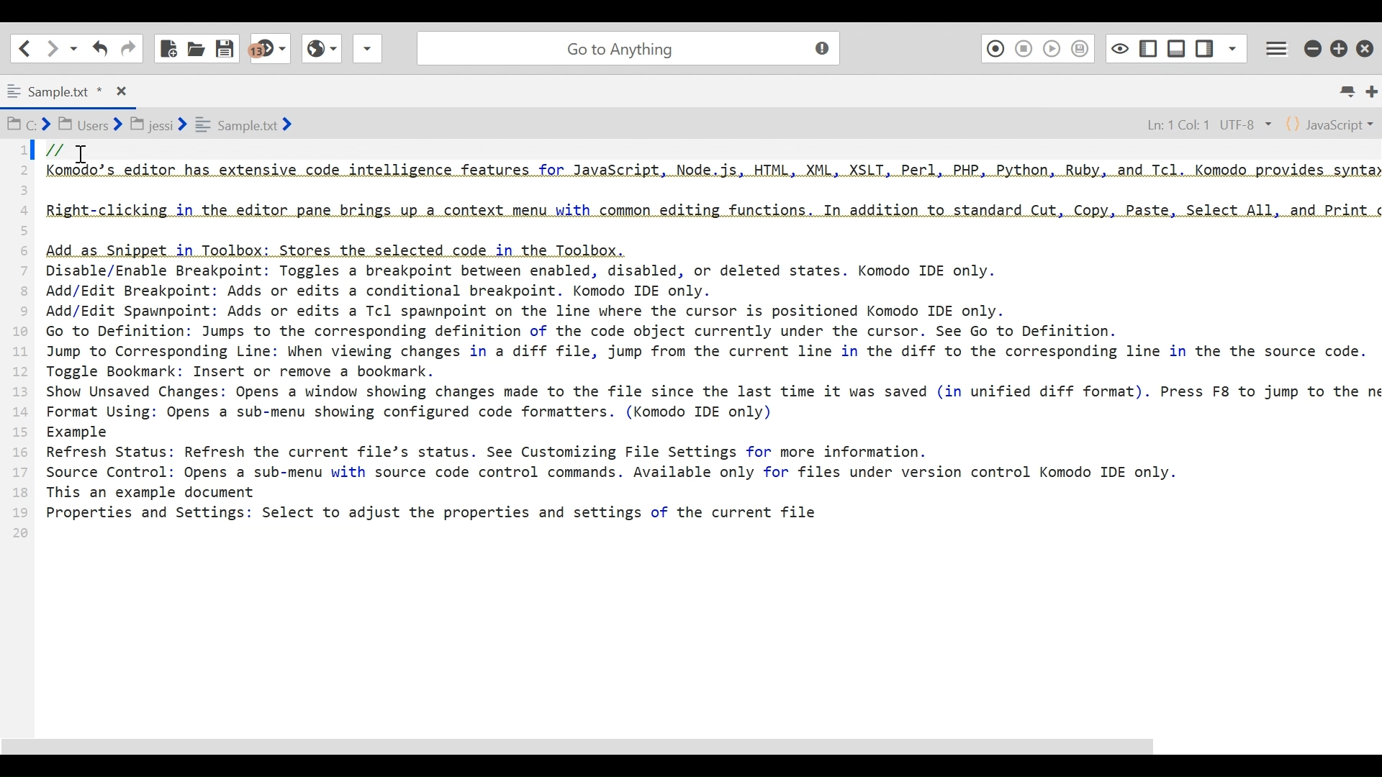 The height and width of the screenshot is (777, 1382). What do you see at coordinates (1118, 47) in the screenshot?
I see `Toggle Focus mode` at bounding box center [1118, 47].